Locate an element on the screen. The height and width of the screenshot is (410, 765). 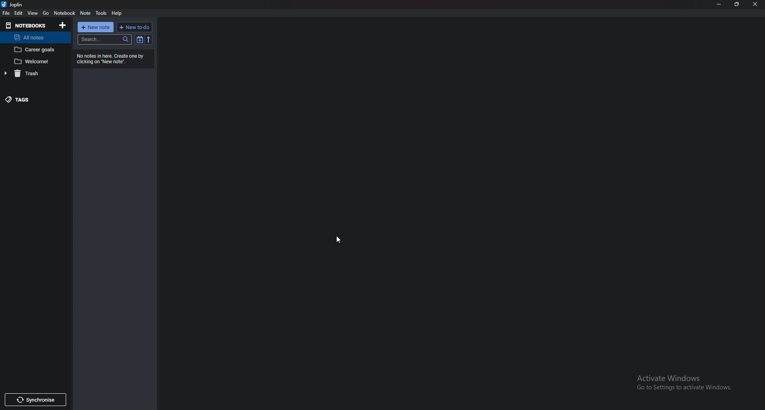
note is located at coordinates (85, 14).